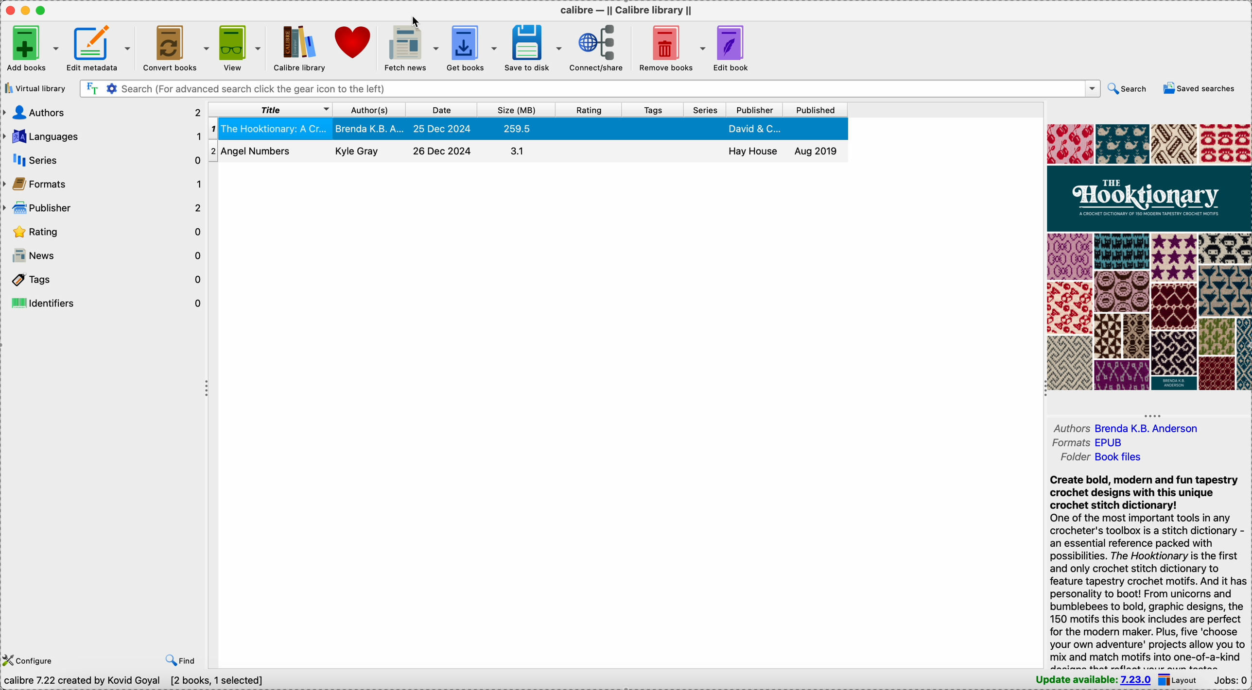 The height and width of the screenshot is (690, 1252). What do you see at coordinates (531, 130) in the screenshot?
I see `The Hooktionary book details` at bounding box center [531, 130].